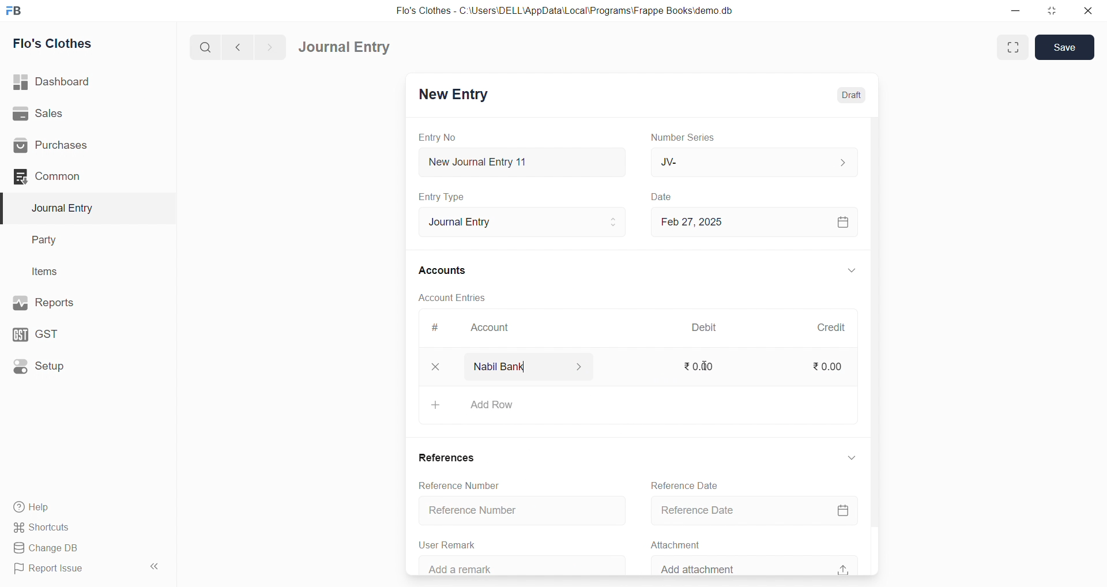 The width and height of the screenshot is (1107, 587). What do you see at coordinates (852, 95) in the screenshot?
I see `Draft` at bounding box center [852, 95].